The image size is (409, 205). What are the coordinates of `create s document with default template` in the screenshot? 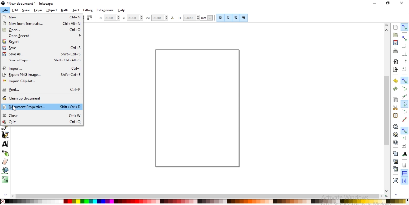 It's located at (396, 27).